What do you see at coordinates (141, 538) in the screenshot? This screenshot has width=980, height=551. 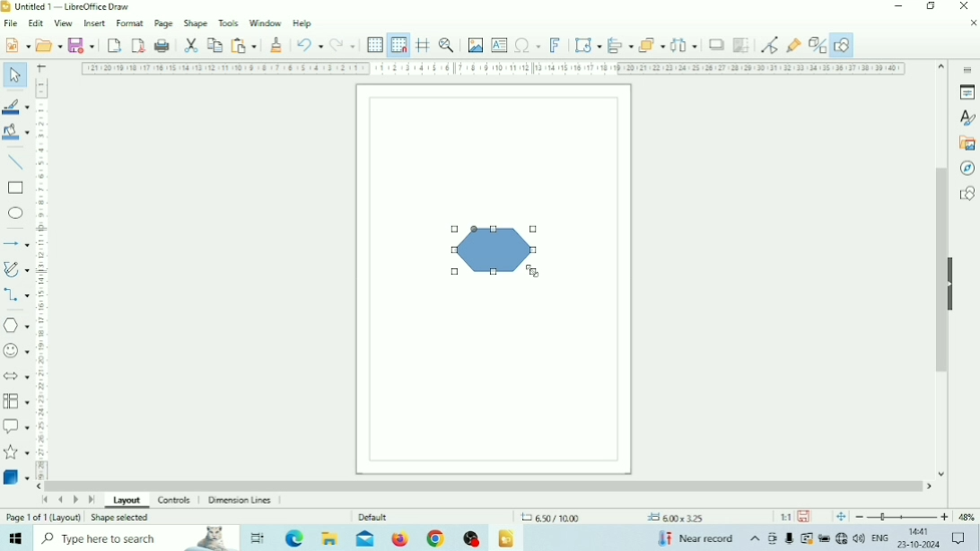 I see `Type here to search` at bounding box center [141, 538].